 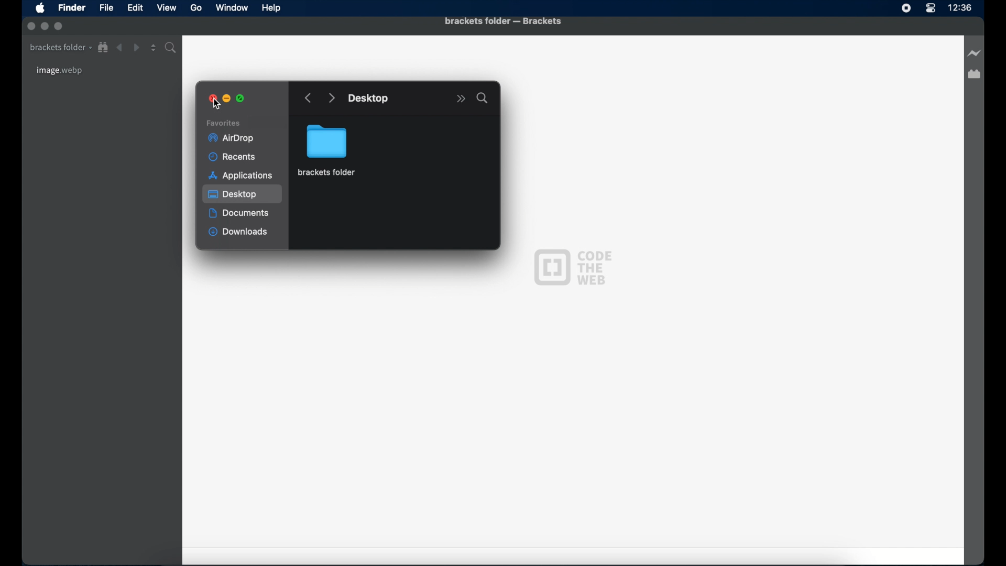 What do you see at coordinates (136, 48) in the screenshot?
I see `forward` at bounding box center [136, 48].